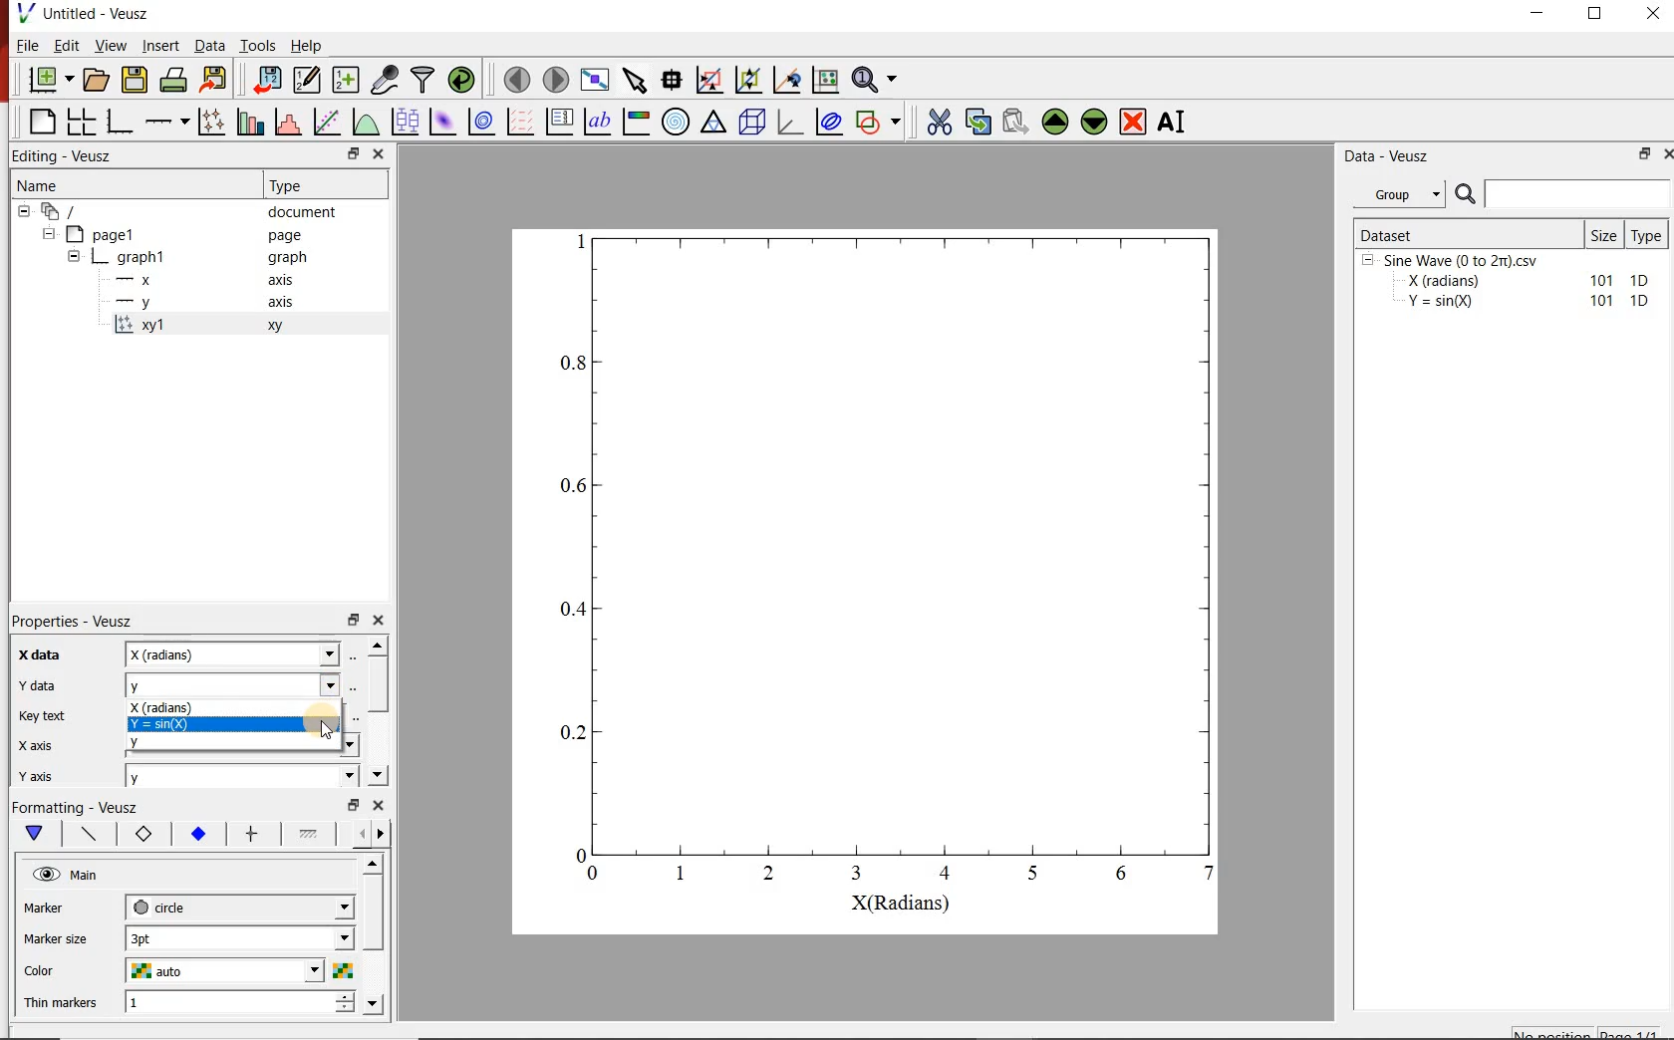 The width and height of the screenshot is (1674, 1040). I want to click on @ main, so click(65, 876).